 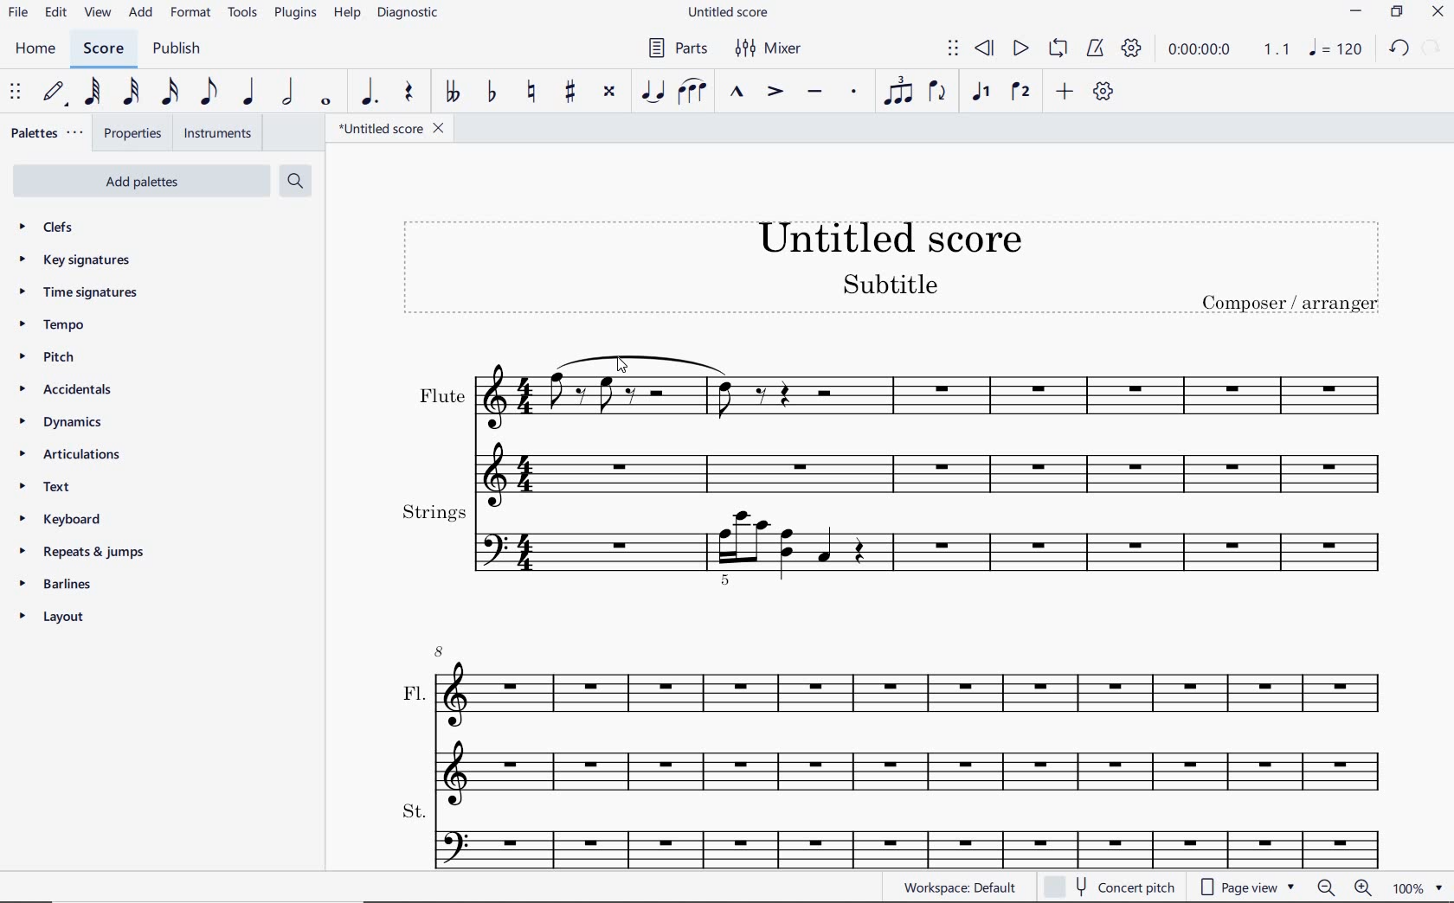 I want to click on mixer, so click(x=775, y=49).